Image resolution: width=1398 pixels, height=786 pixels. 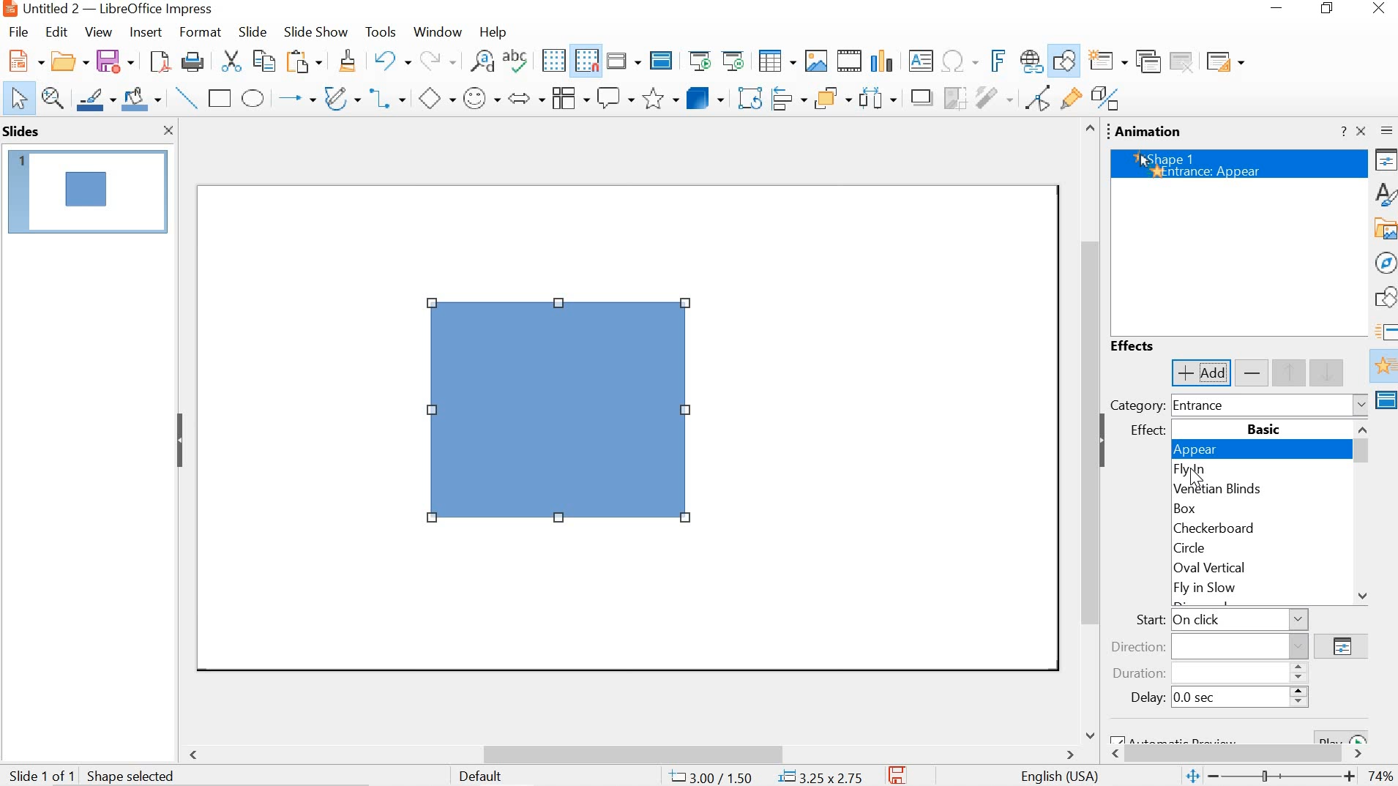 I want to click on connectors, so click(x=386, y=95).